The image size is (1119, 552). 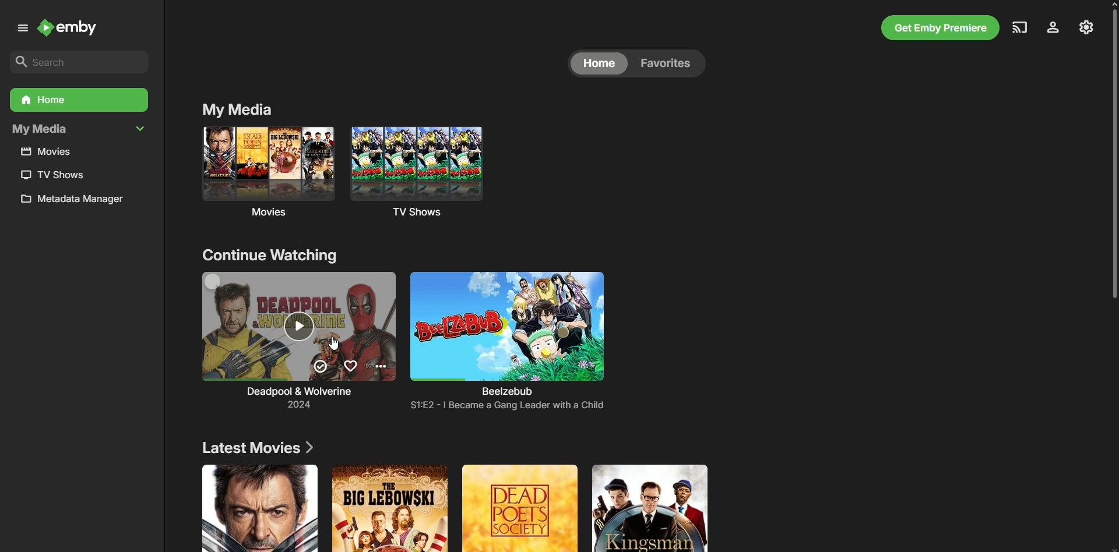 I want to click on Scroll, so click(x=1110, y=157).